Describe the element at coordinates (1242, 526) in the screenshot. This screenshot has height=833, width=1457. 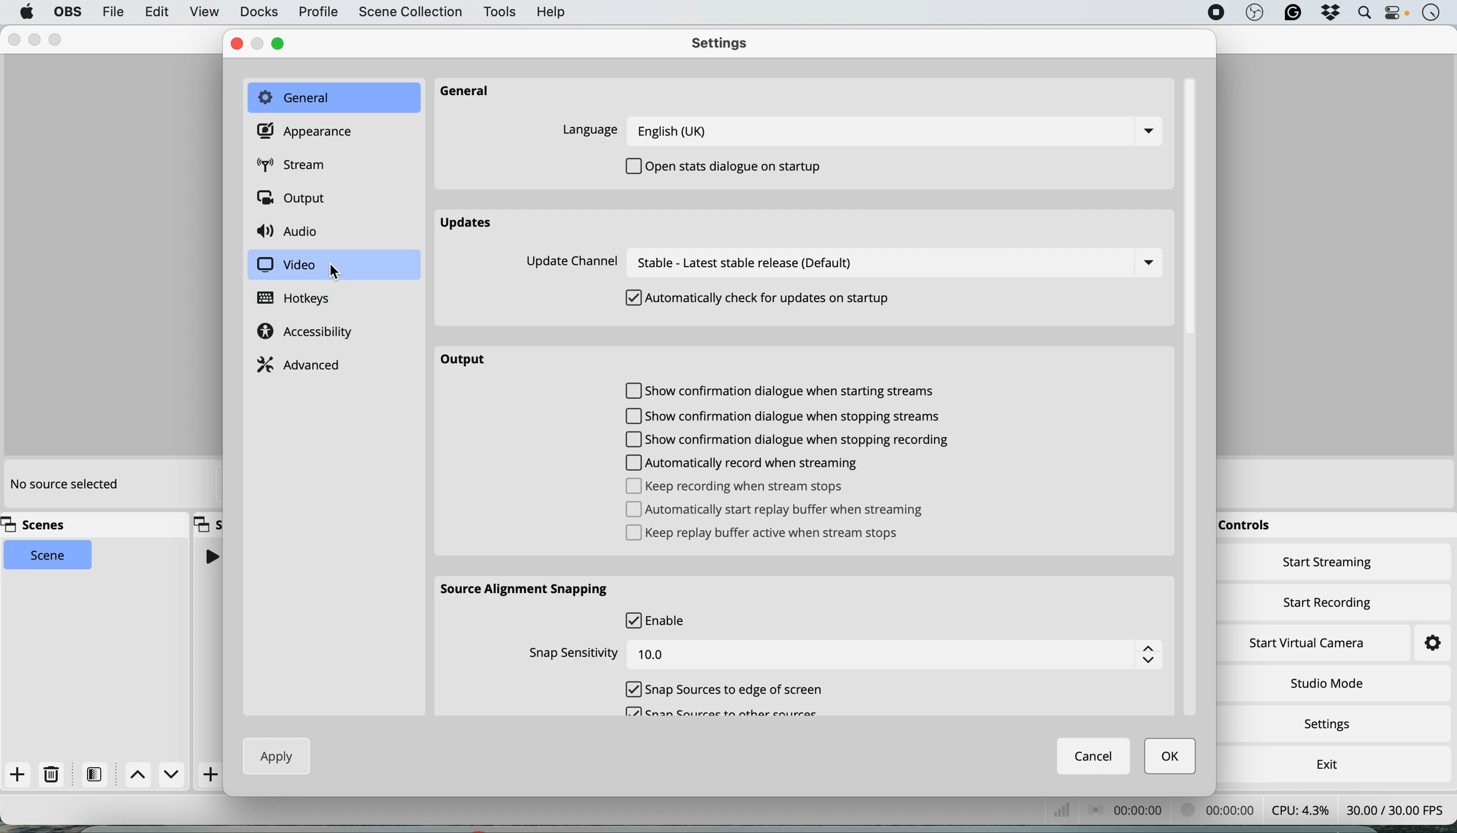
I see `controls` at that location.